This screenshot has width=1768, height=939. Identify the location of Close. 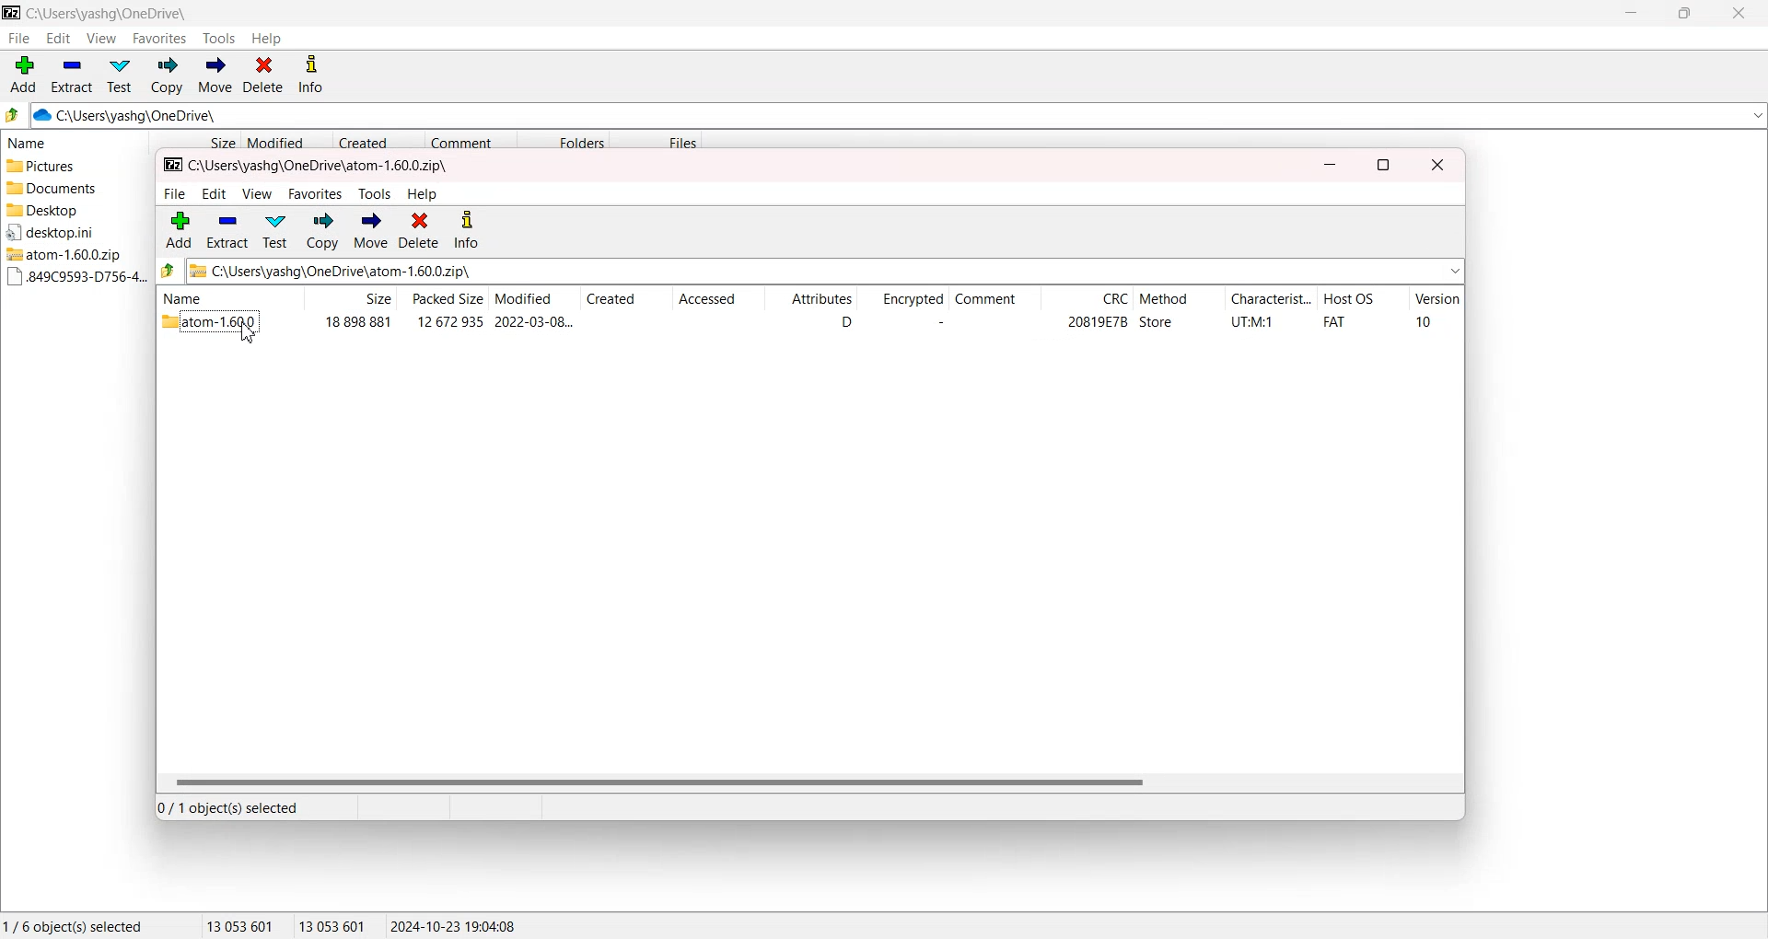
(1737, 13).